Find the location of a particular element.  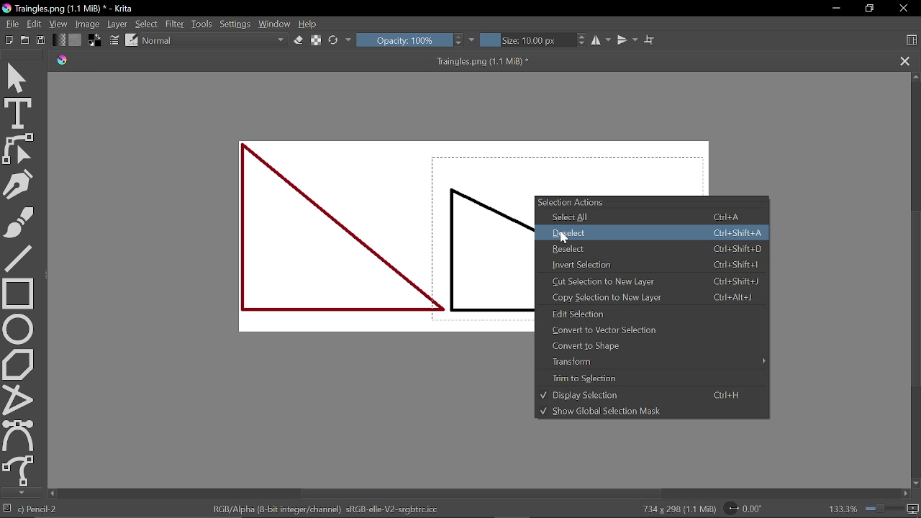

Trim to selection is located at coordinates (651, 378).